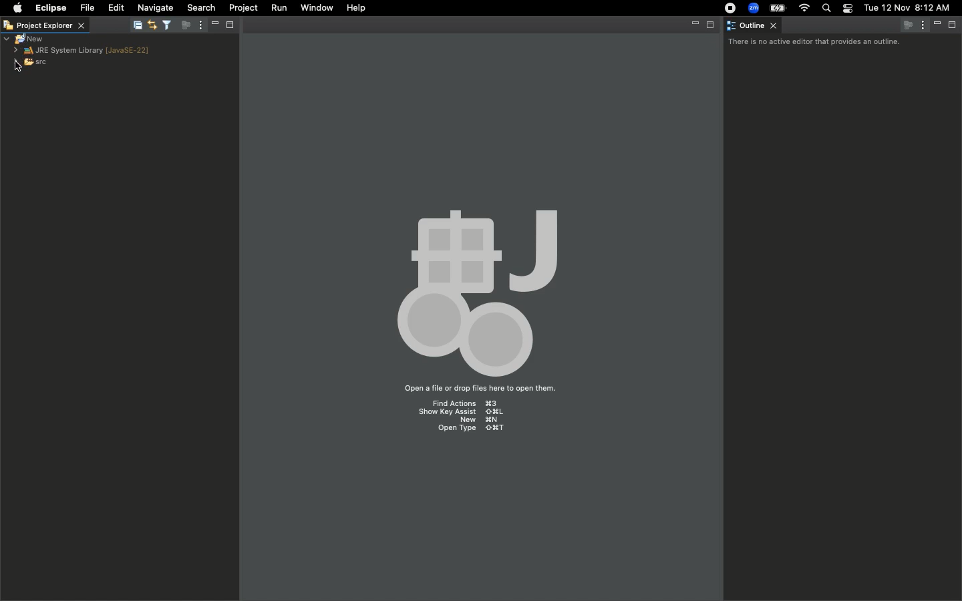 The height and width of the screenshot is (601, 962). What do you see at coordinates (907, 7) in the screenshot?
I see `Date/time` at bounding box center [907, 7].